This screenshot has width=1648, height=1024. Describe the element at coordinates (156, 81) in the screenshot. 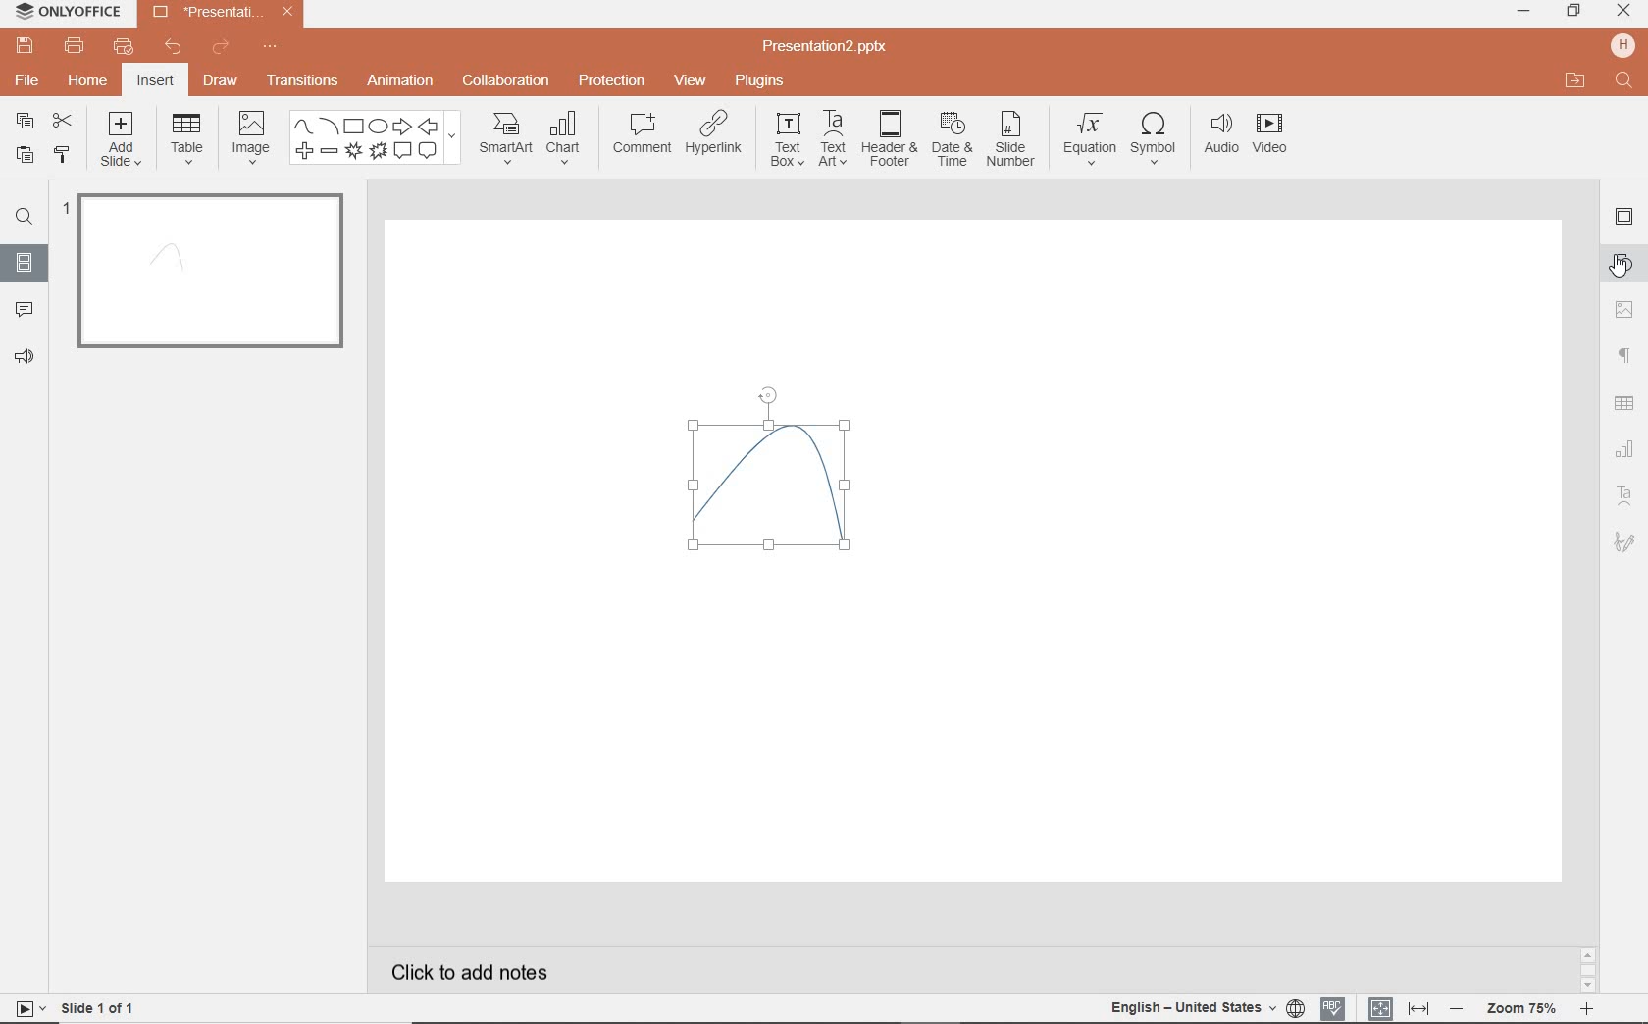

I see `INSERT` at that location.